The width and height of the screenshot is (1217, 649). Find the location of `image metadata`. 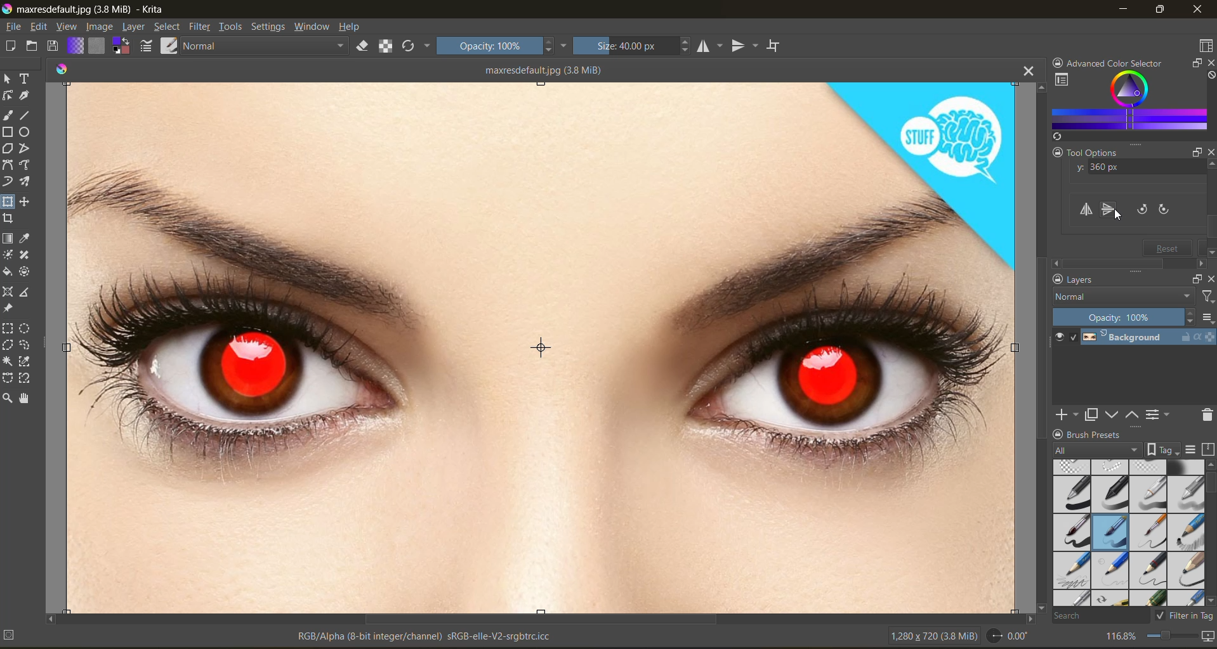

image metadata is located at coordinates (933, 639).